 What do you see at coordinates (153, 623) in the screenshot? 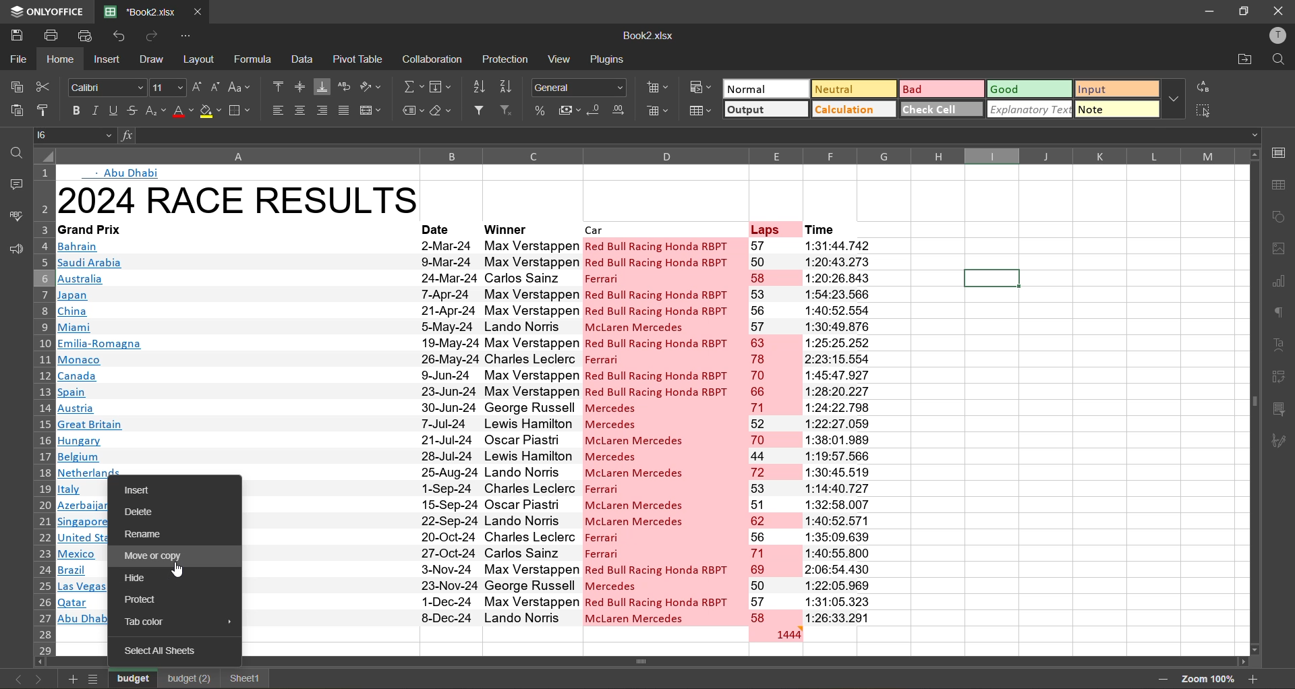
I see `tab color` at bounding box center [153, 623].